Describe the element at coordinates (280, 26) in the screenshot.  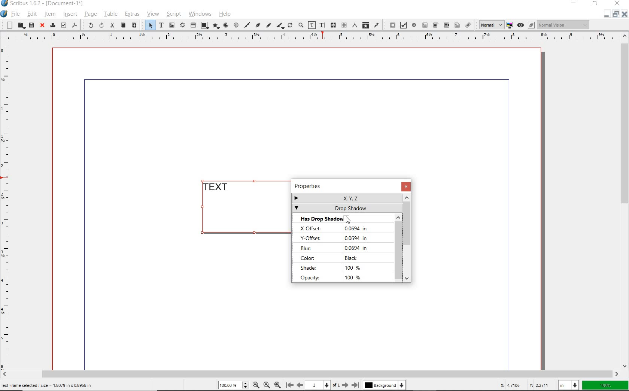
I see `calligraphic line` at that location.